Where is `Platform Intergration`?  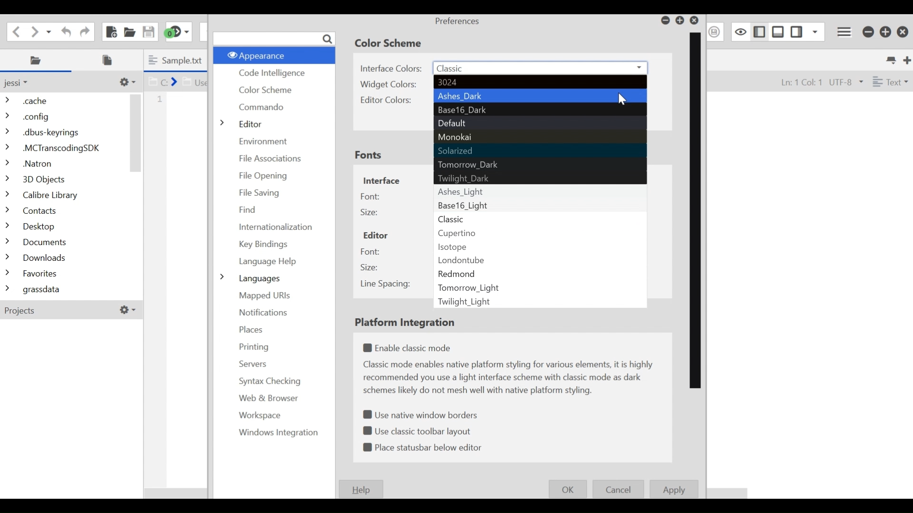
Platform Intergration is located at coordinates (408, 323).